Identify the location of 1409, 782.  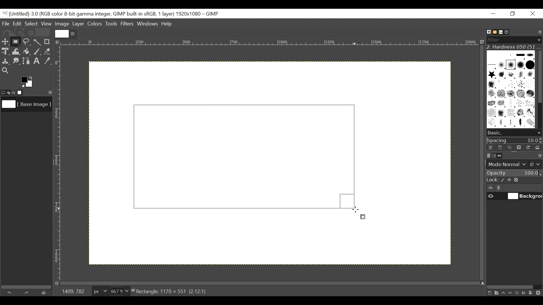
(72, 291).